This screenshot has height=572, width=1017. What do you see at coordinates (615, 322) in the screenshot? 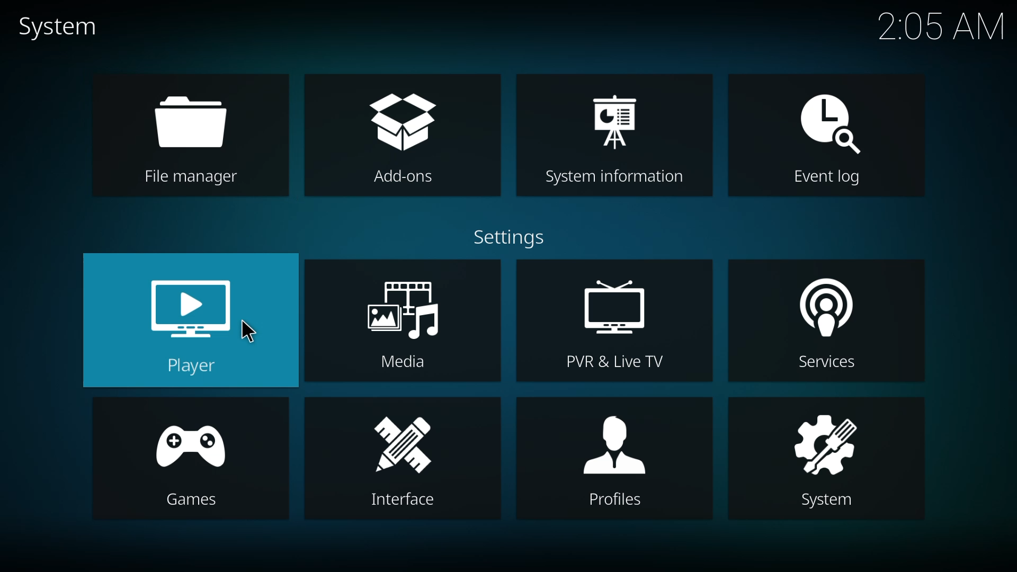
I see `pvr & live tv` at bounding box center [615, 322].